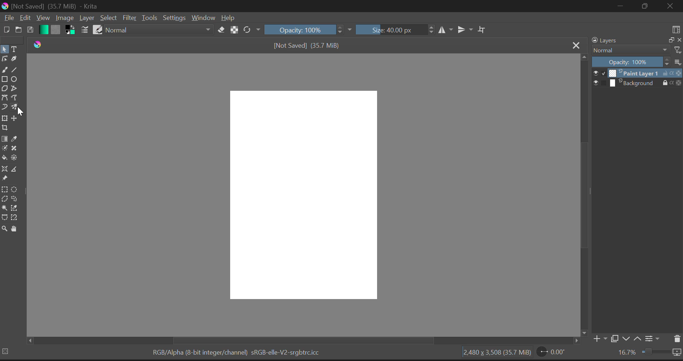 Image resolution: width=683 pixels, height=361 pixels. I want to click on Background, so click(637, 84).